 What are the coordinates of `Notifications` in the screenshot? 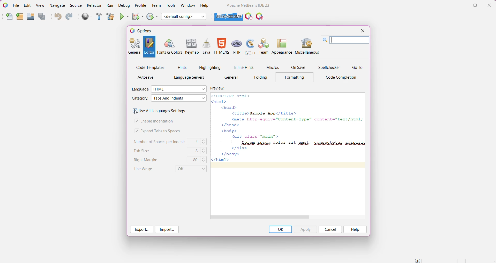 It's located at (417, 260).